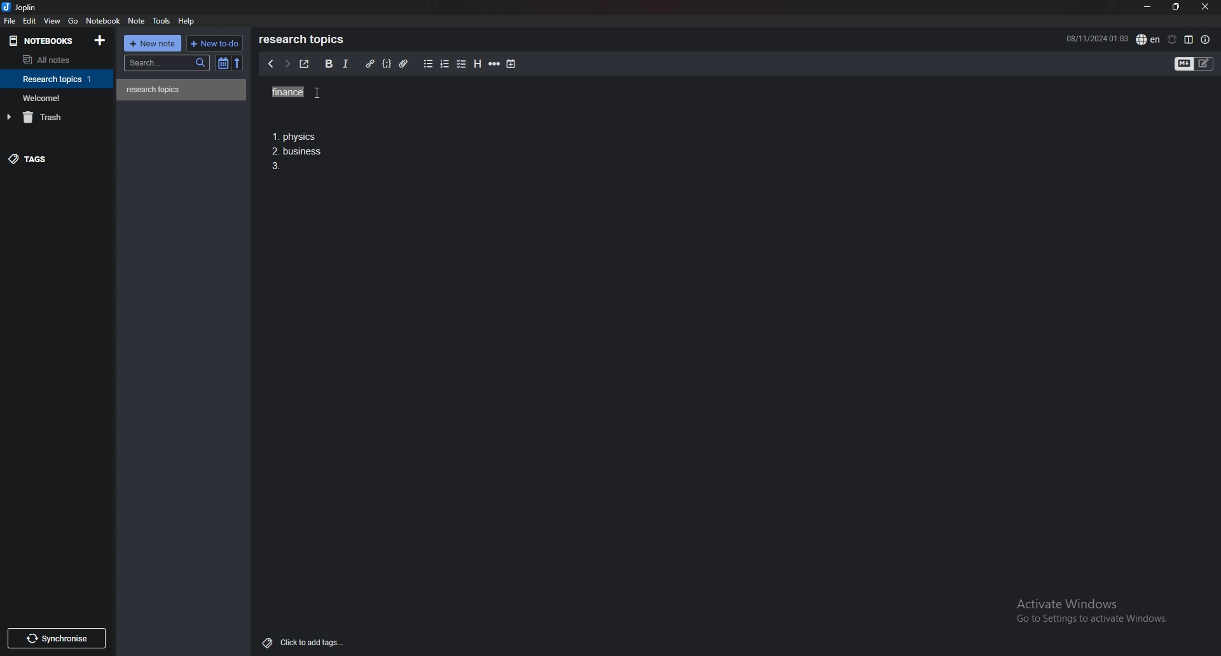  What do you see at coordinates (1096, 38) in the screenshot?
I see `08/11/2024 01:02` at bounding box center [1096, 38].